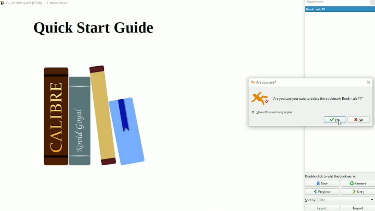  Describe the element at coordinates (311, 200) in the screenshot. I see `` at that location.